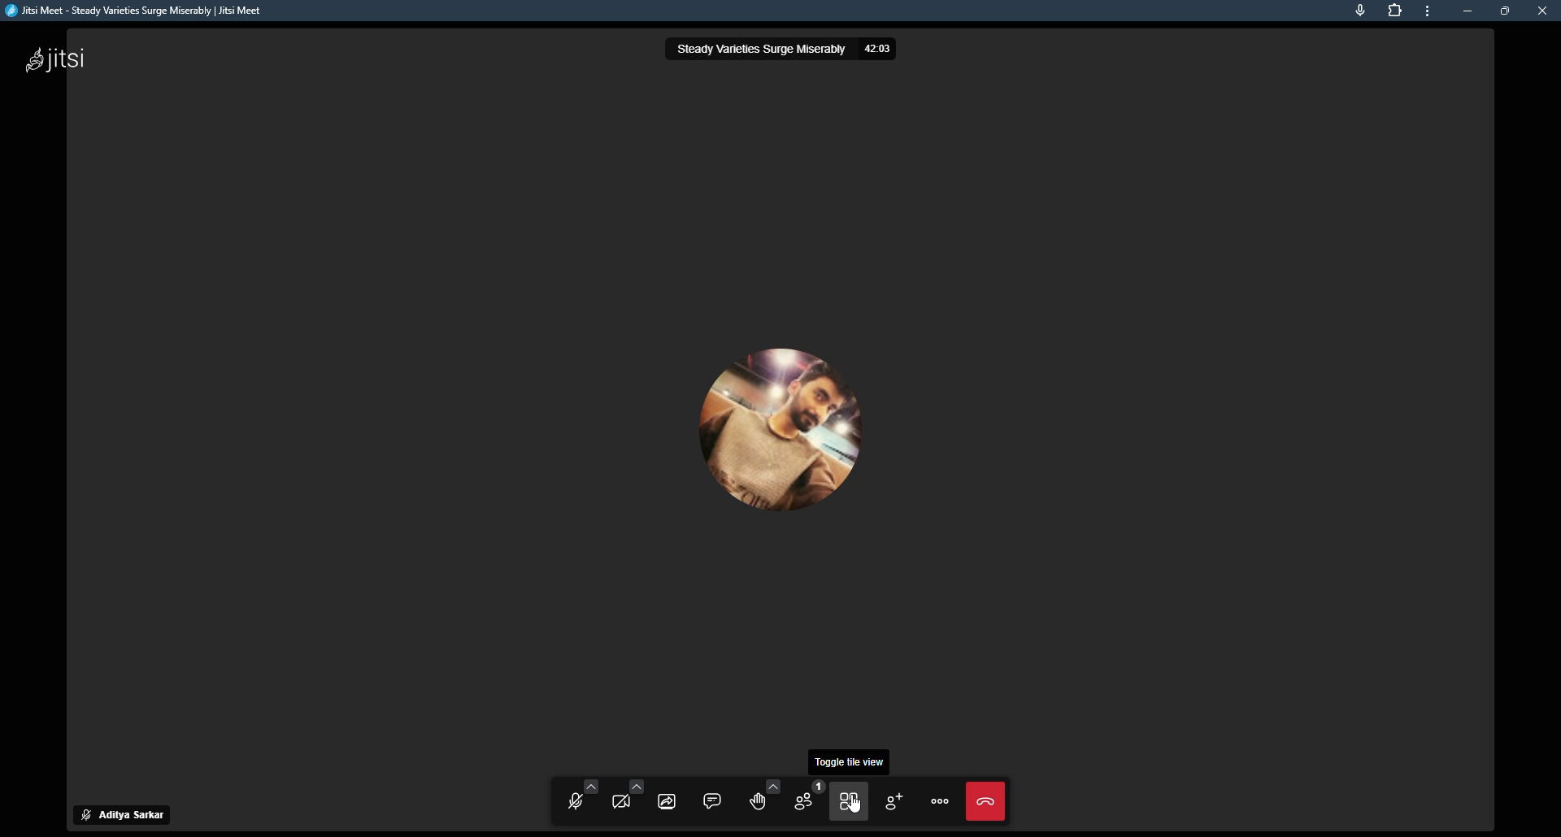  I want to click on more, so click(1431, 12).